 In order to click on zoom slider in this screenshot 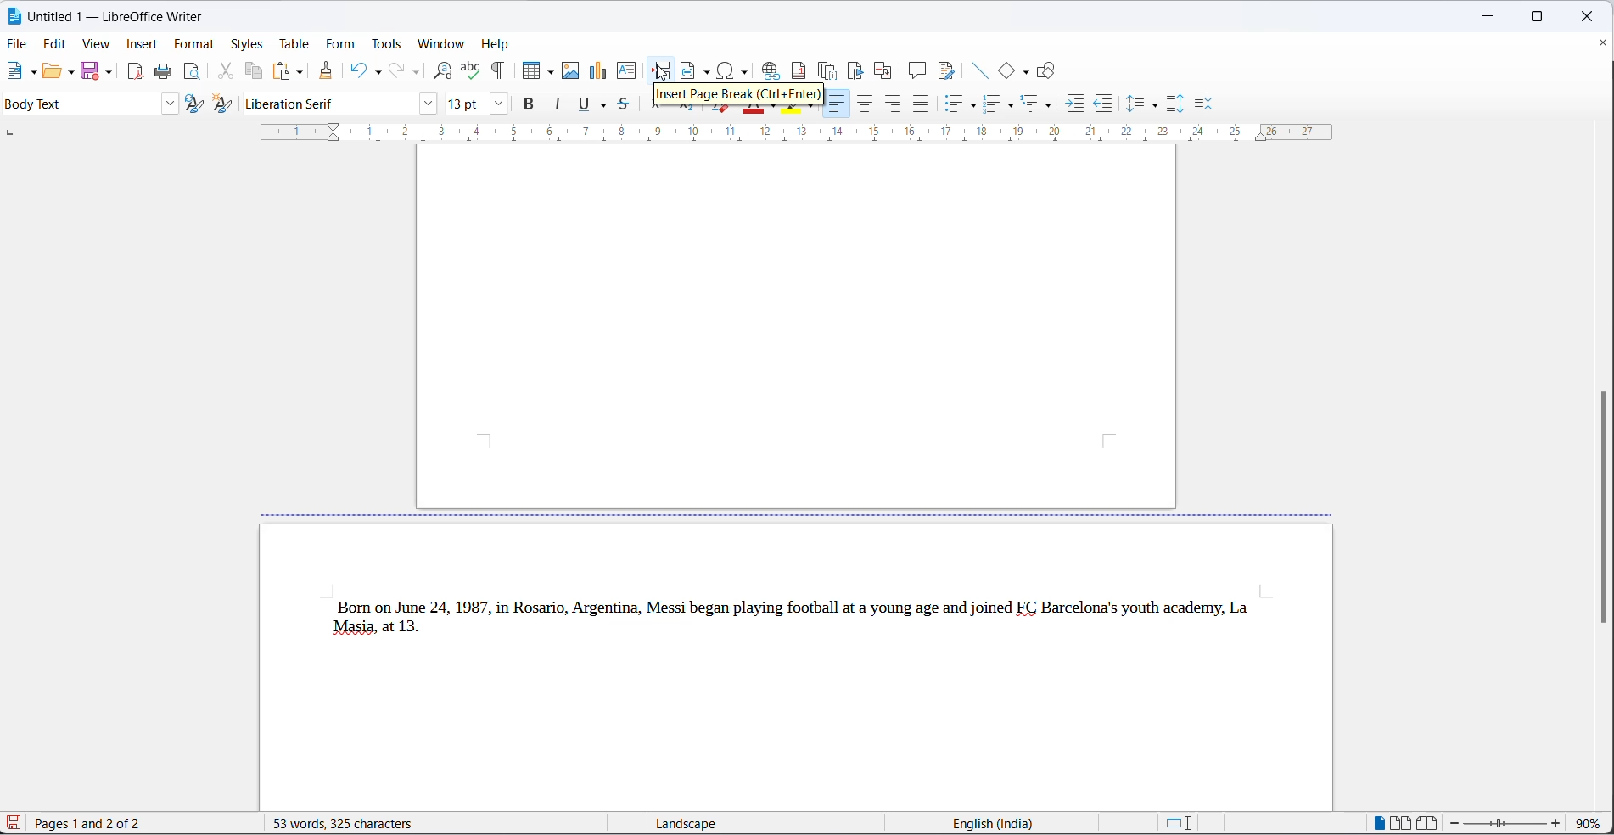, I will do `click(1505, 823)`.